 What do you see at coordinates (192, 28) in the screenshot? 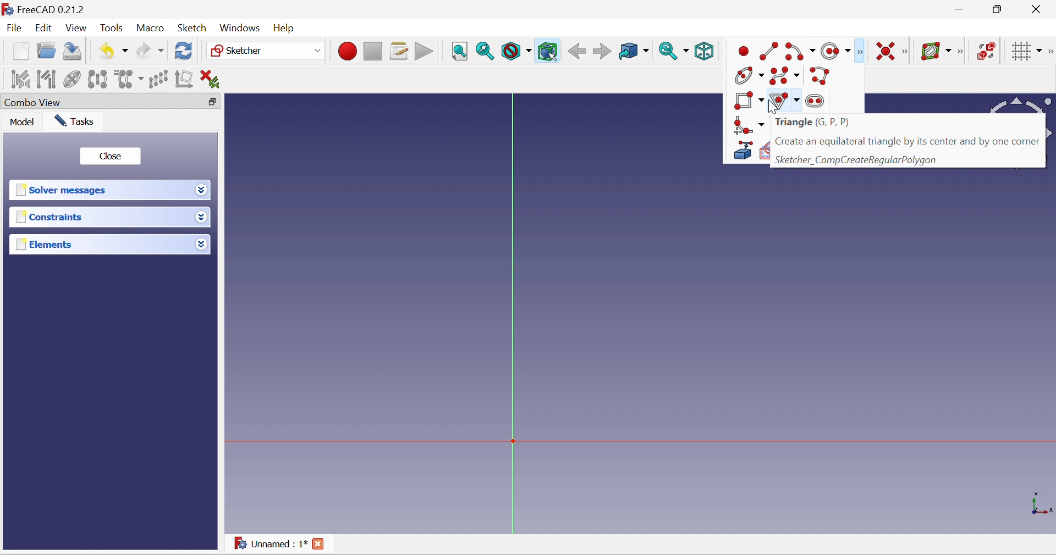
I see `Sketch` at bounding box center [192, 28].